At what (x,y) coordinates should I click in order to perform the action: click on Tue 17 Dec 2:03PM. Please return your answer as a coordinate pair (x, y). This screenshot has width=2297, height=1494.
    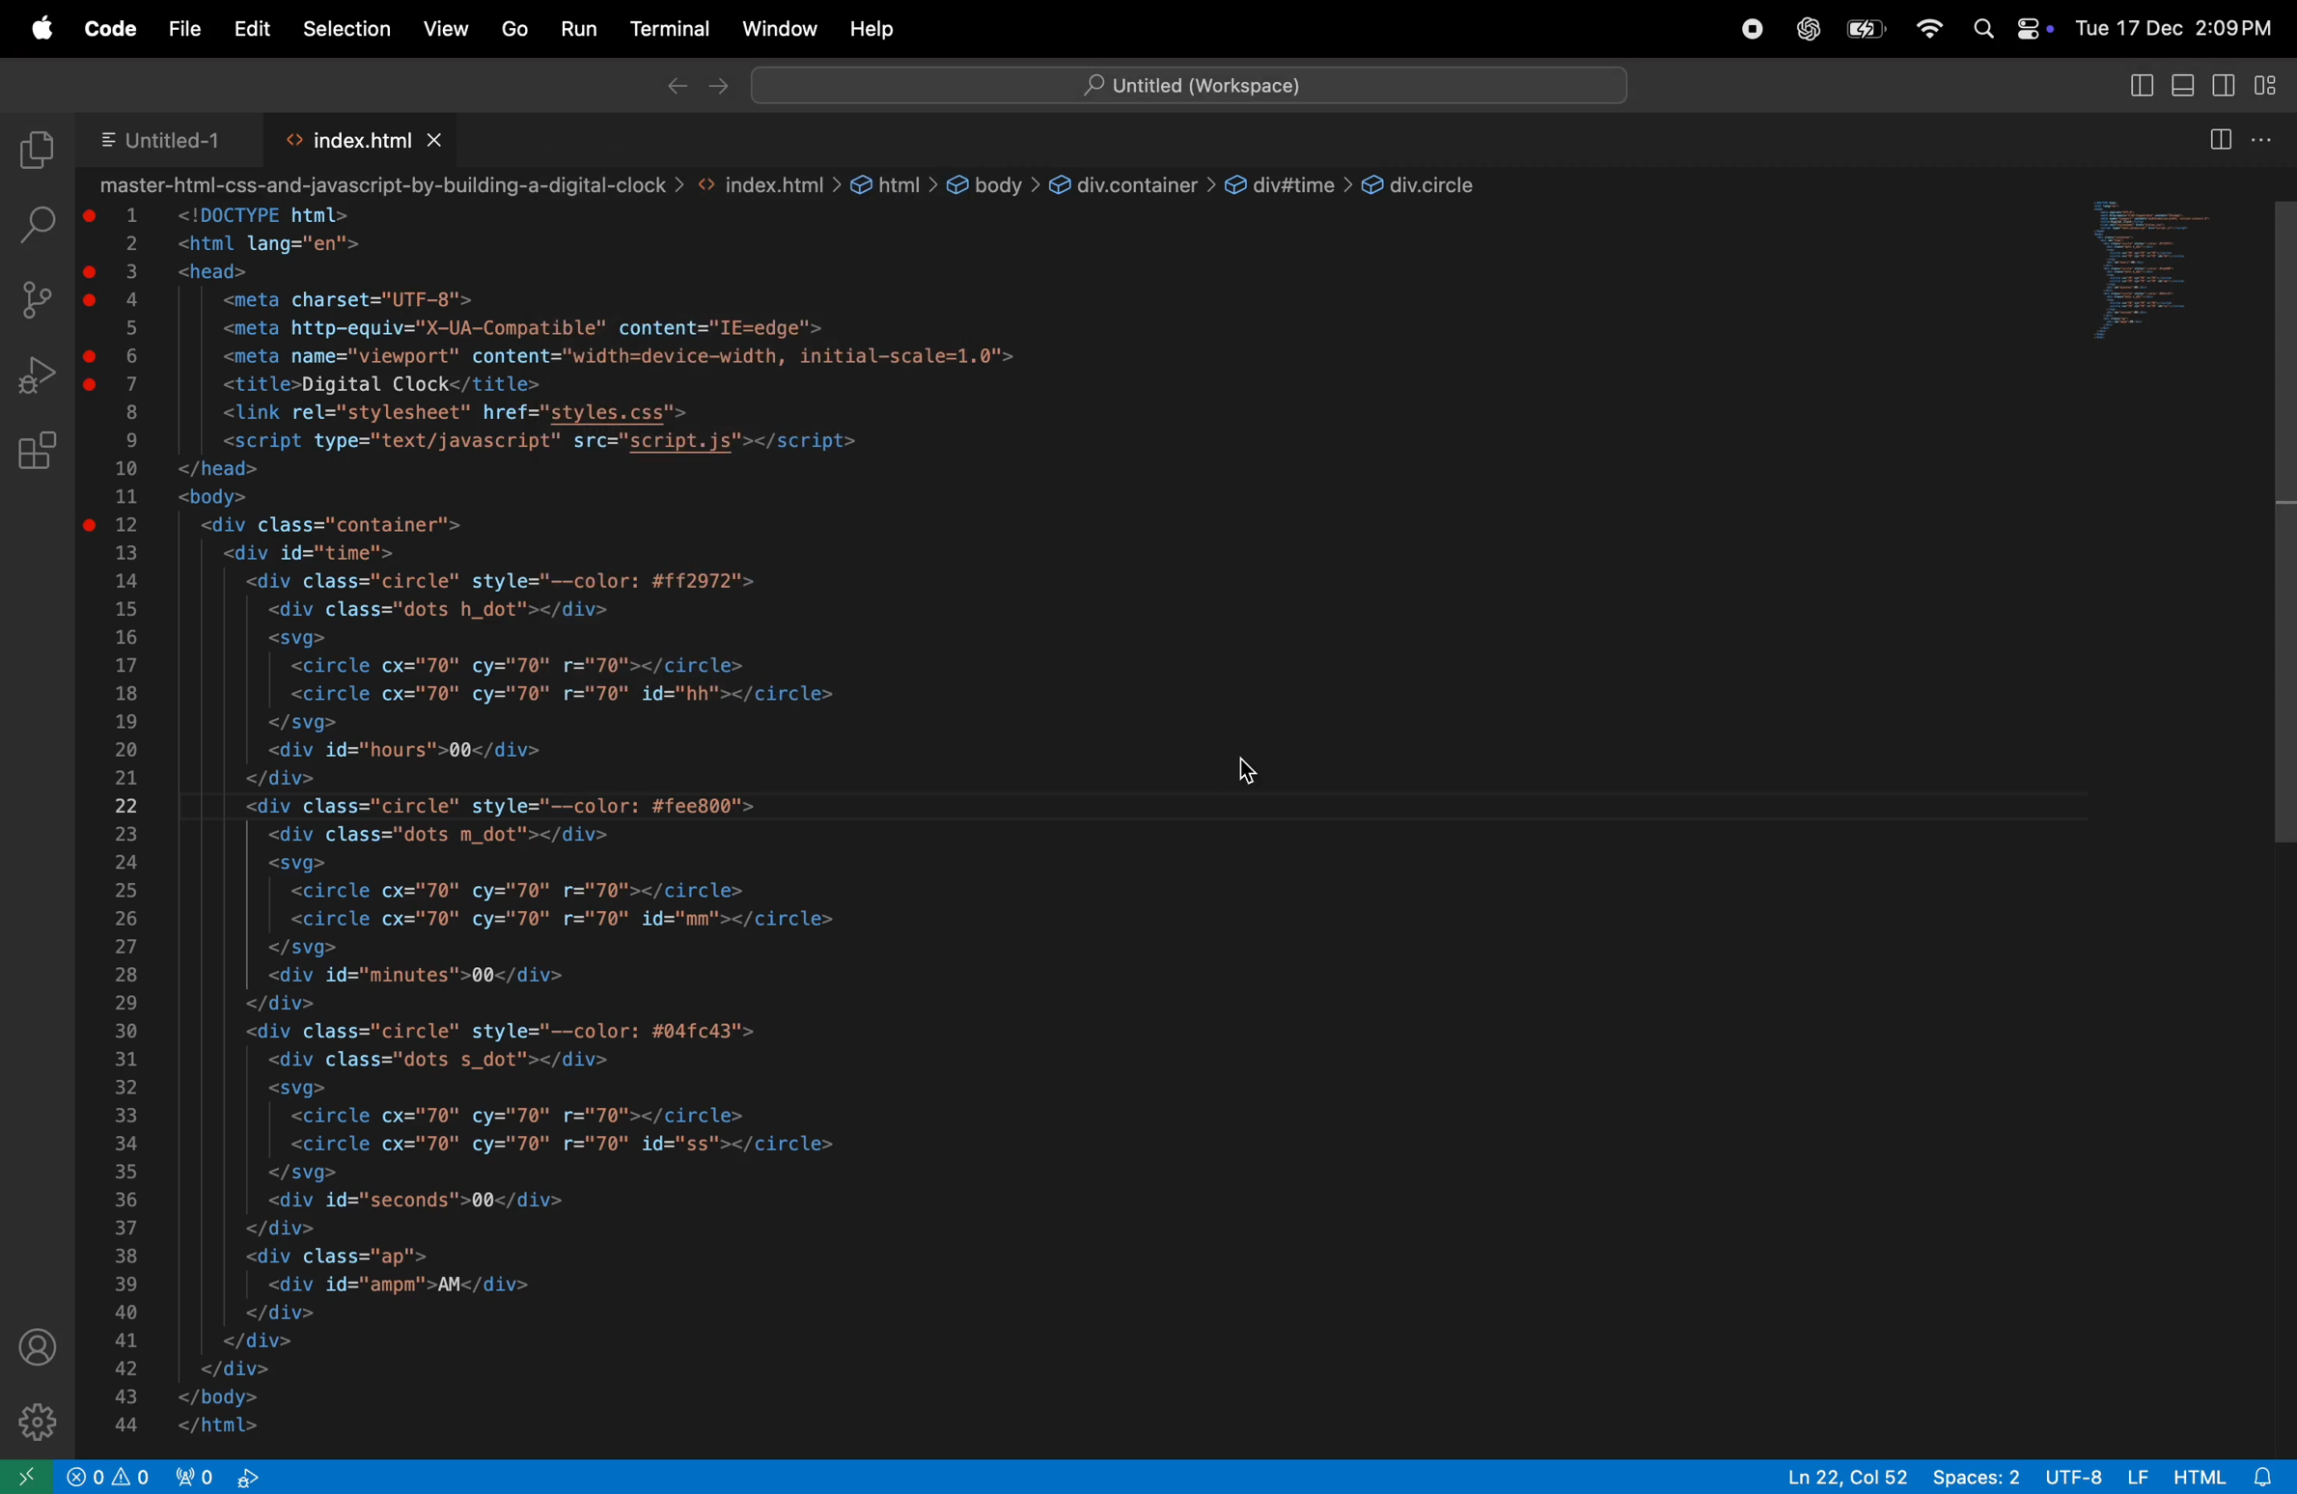
    Looking at the image, I should click on (2172, 30).